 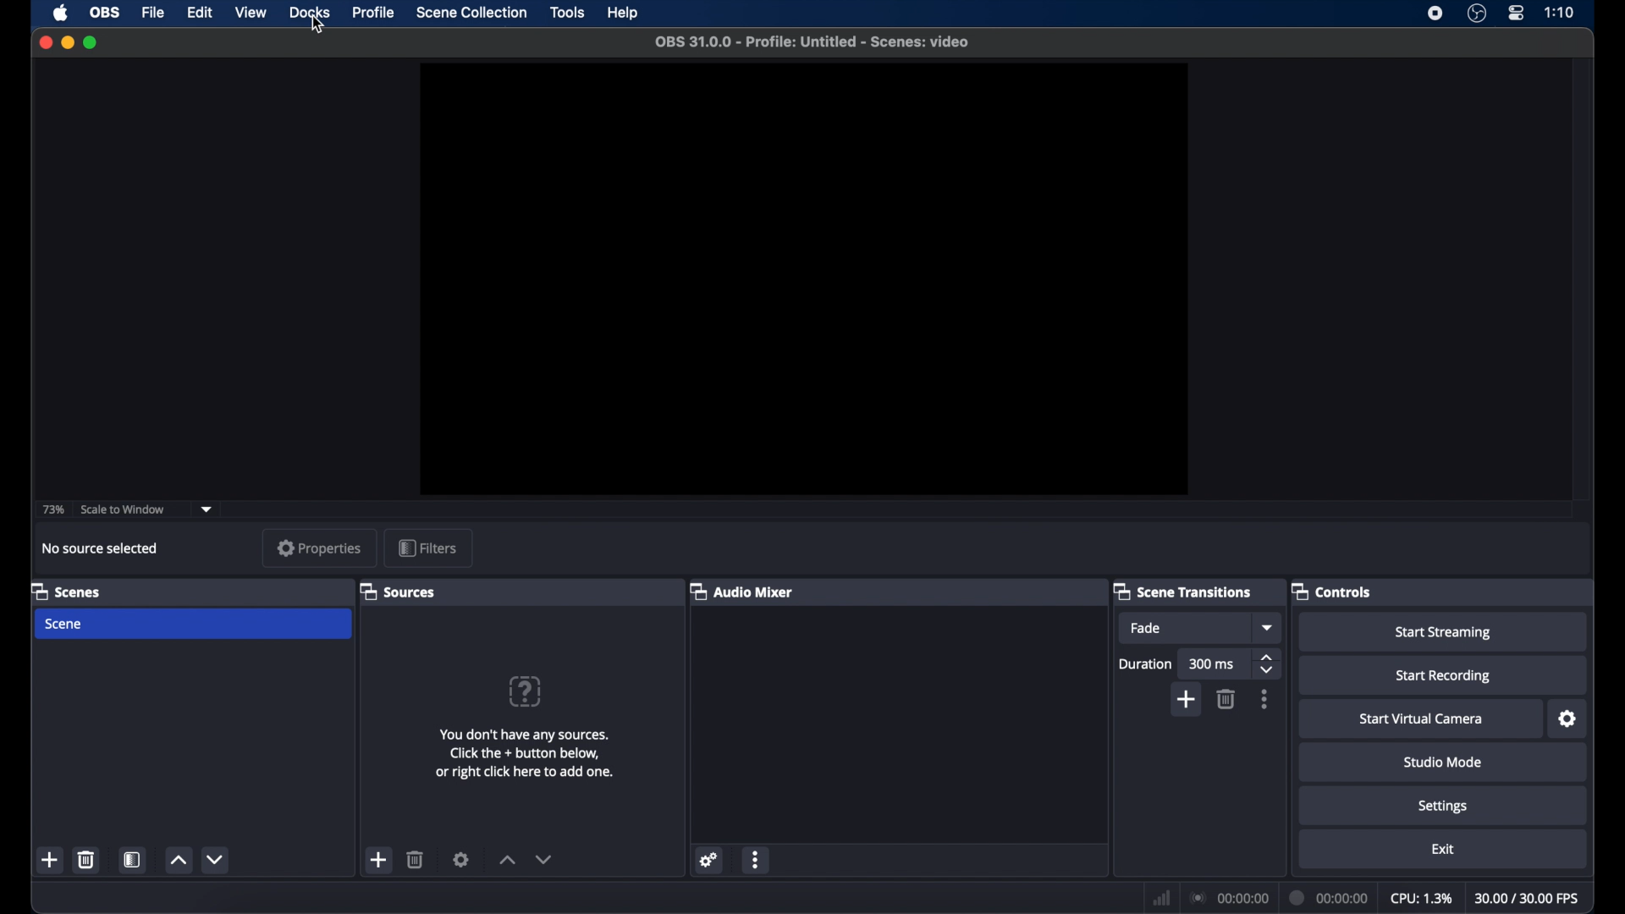 I want to click on audio mixer, so click(x=746, y=591).